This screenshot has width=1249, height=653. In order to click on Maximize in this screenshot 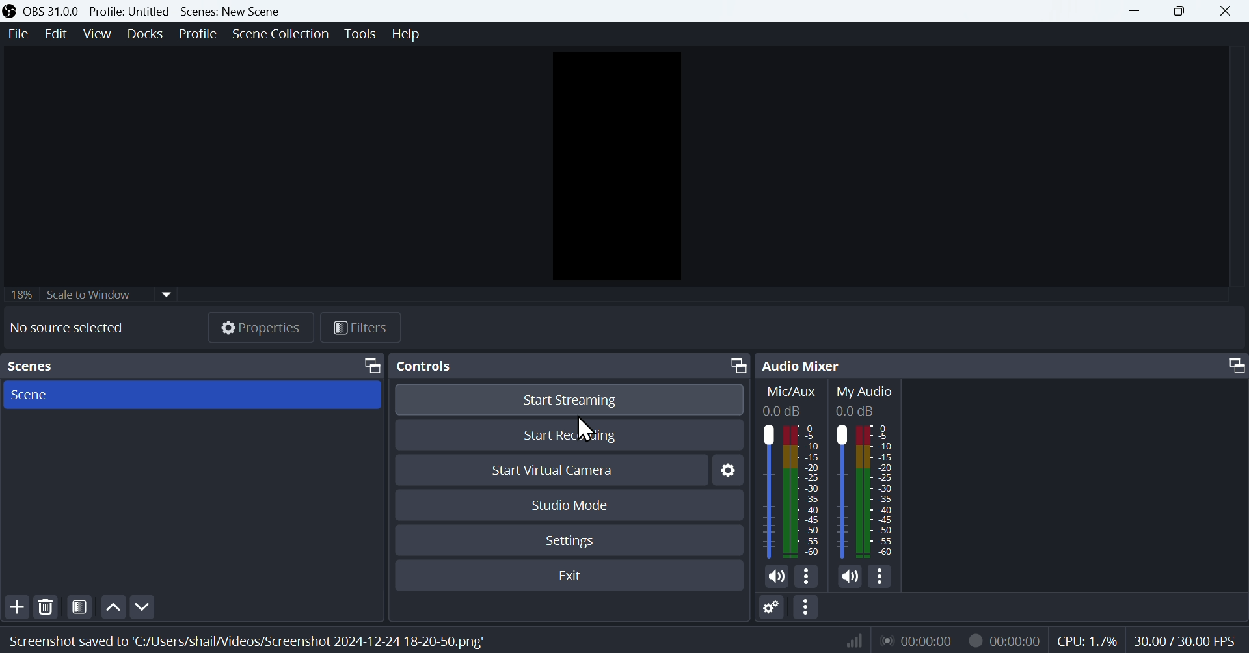, I will do `click(367, 364)`.